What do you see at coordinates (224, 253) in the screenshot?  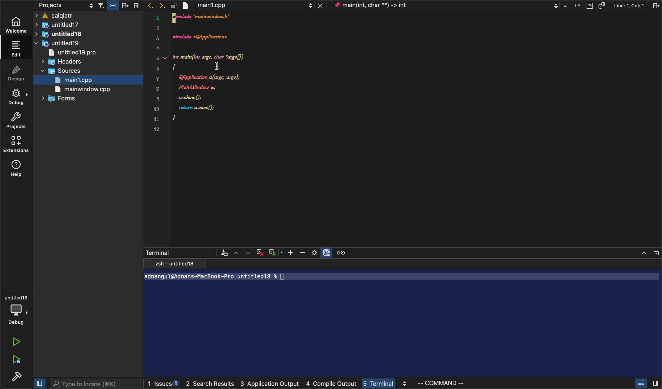 I see `filter` at bounding box center [224, 253].